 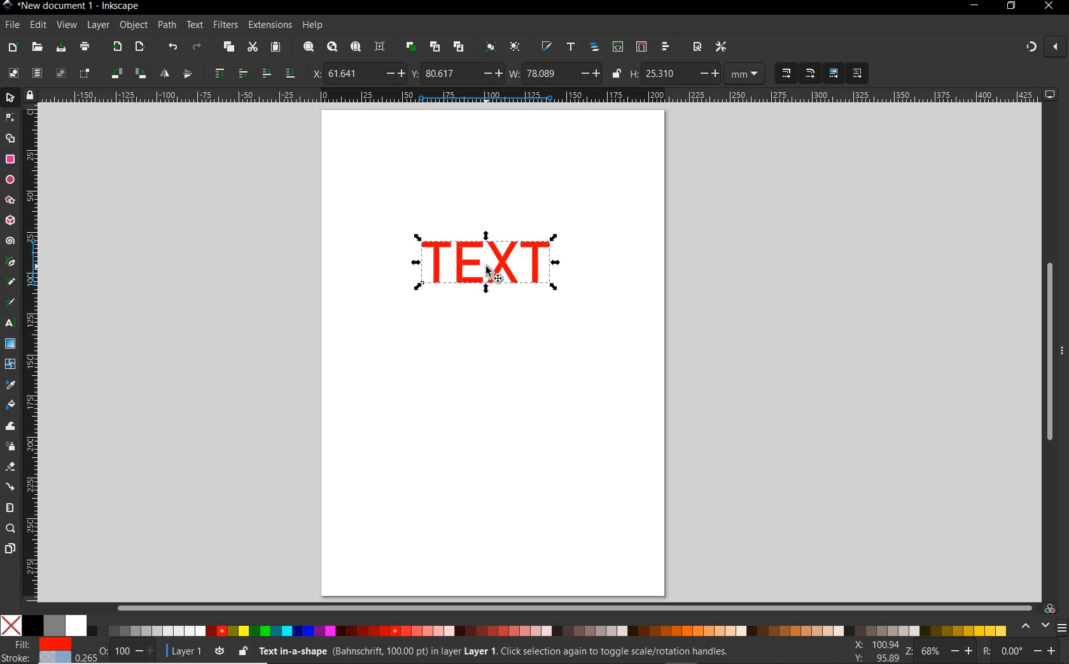 What do you see at coordinates (488, 263) in the screenshot?
I see `text selected` at bounding box center [488, 263].